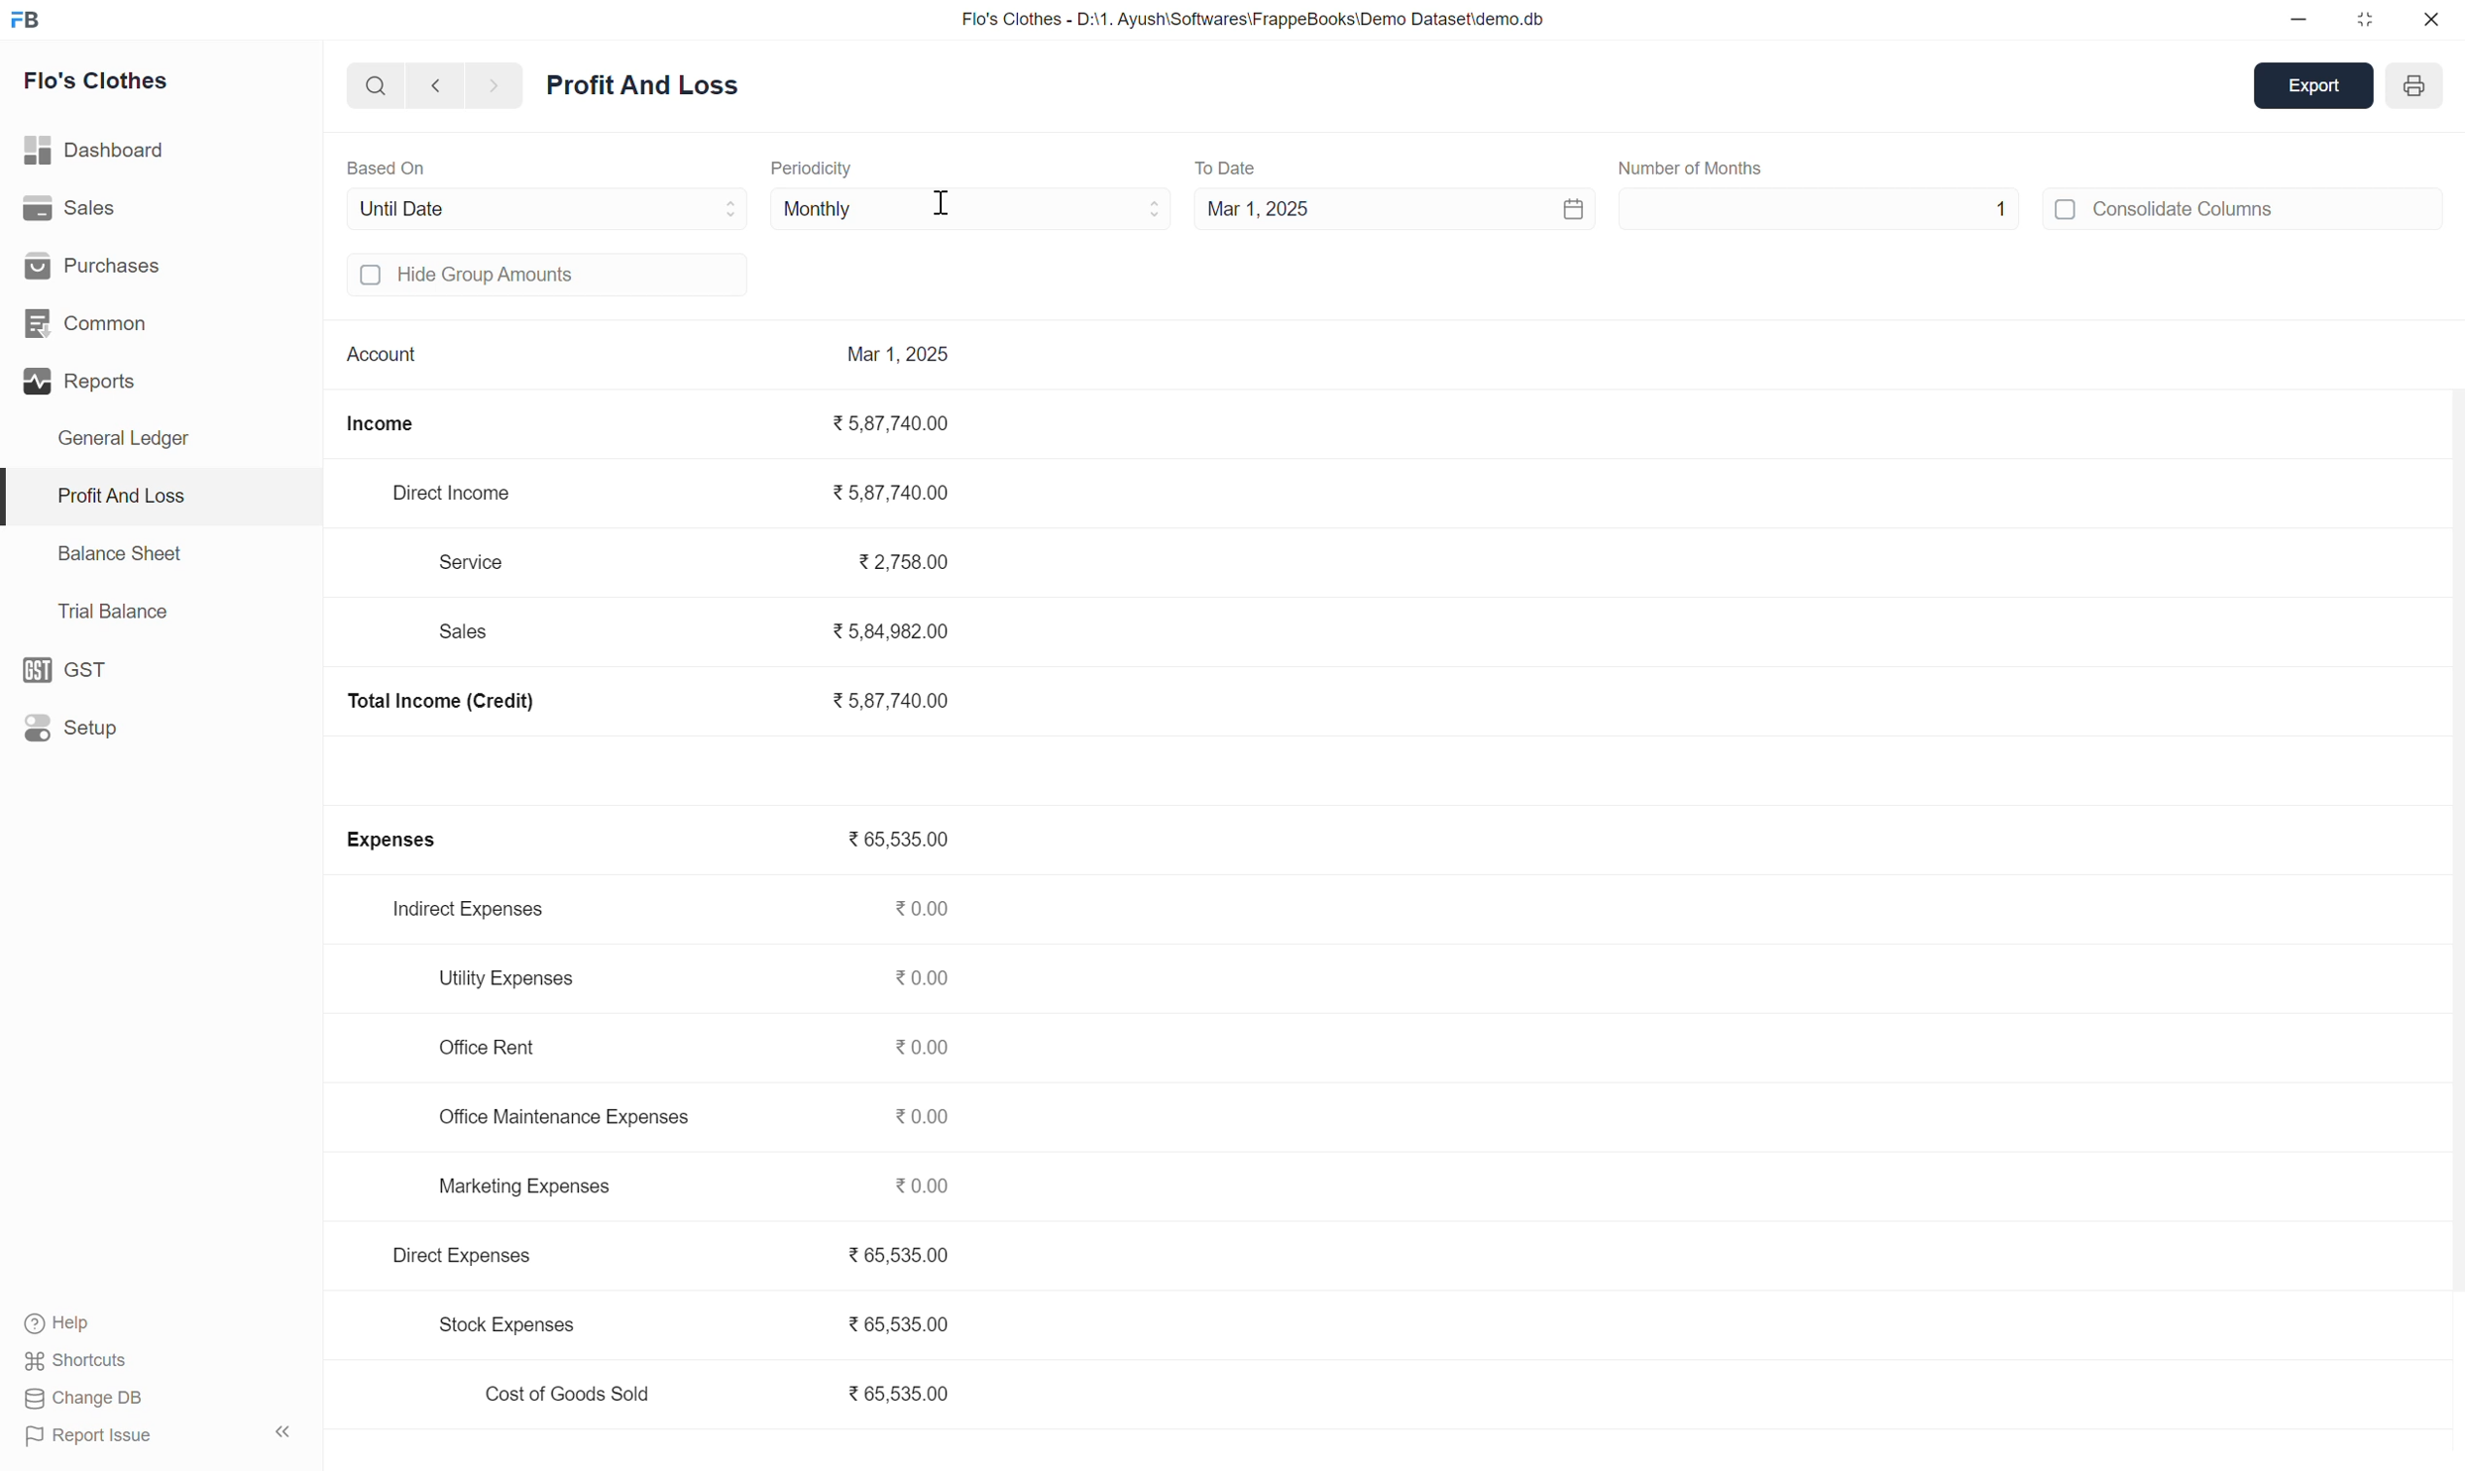 The width and height of the screenshot is (2465, 1471). Describe the element at coordinates (904, 423) in the screenshot. I see `₹5,87,740.00` at that location.